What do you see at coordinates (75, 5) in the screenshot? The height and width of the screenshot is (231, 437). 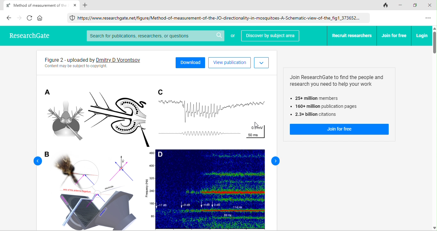 I see `close` at bounding box center [75, 5].